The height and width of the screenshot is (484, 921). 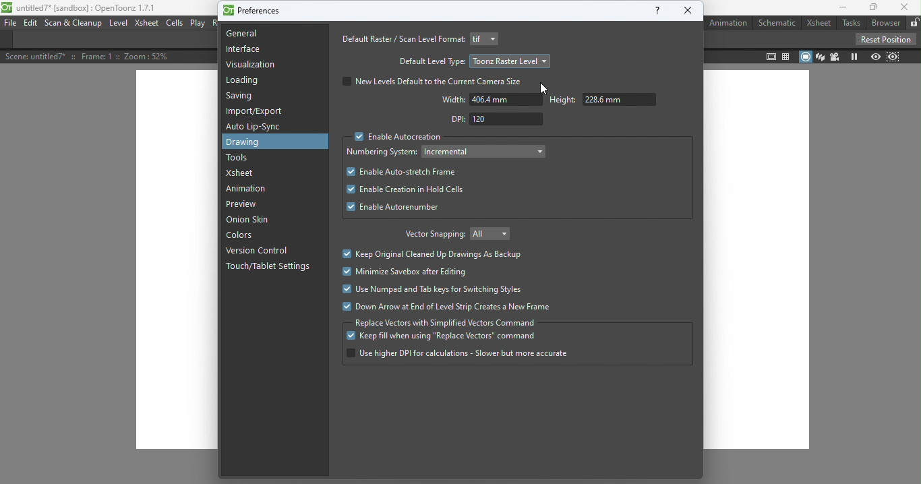 I want to click on Replace vectors with simplified vectors command, so click(x=446, y=322).